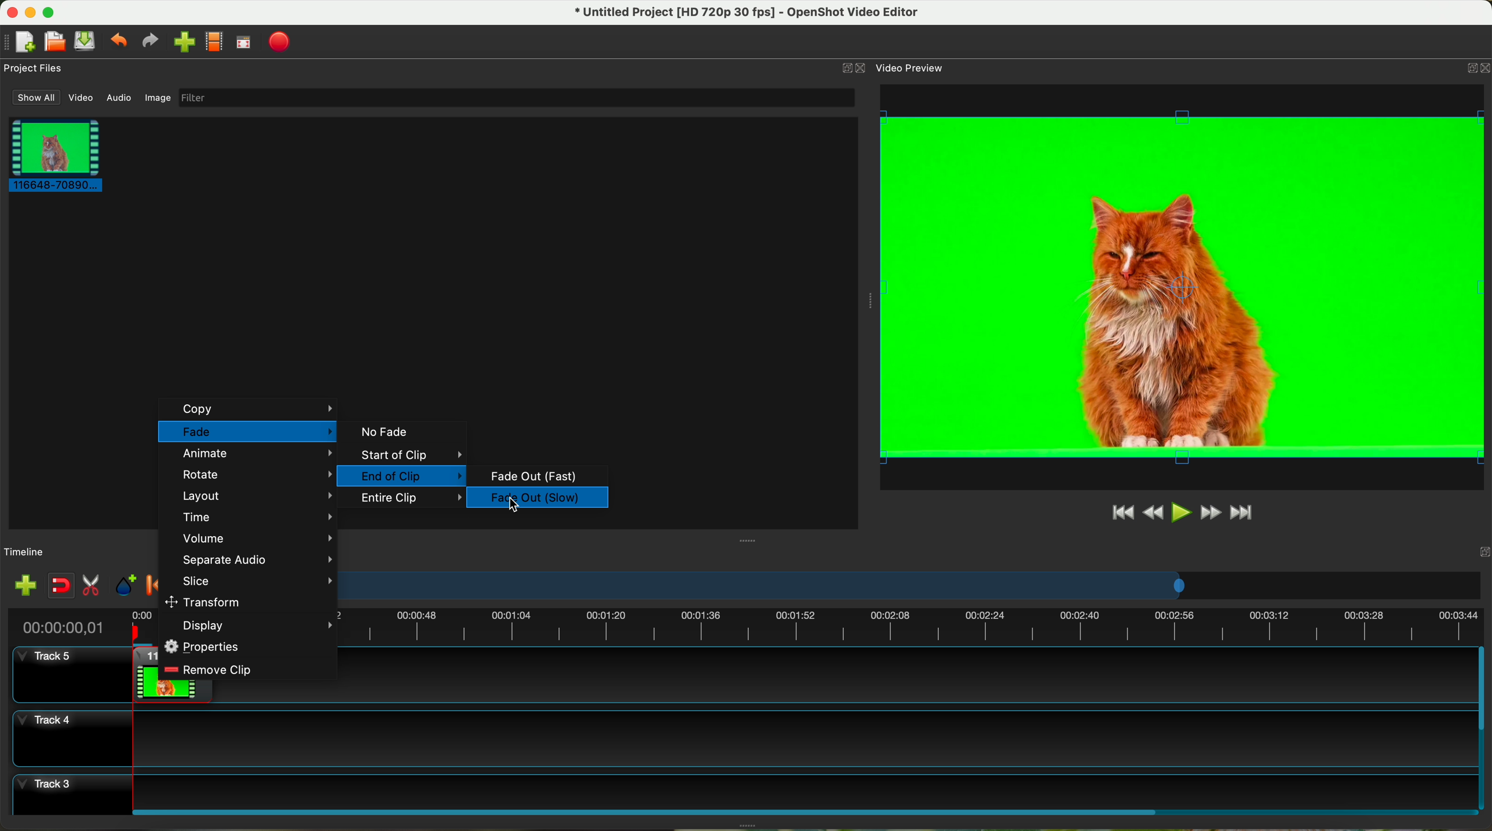  Describe the element at coordinates (34, 97) in the screenshot. I see `show all` at that location.